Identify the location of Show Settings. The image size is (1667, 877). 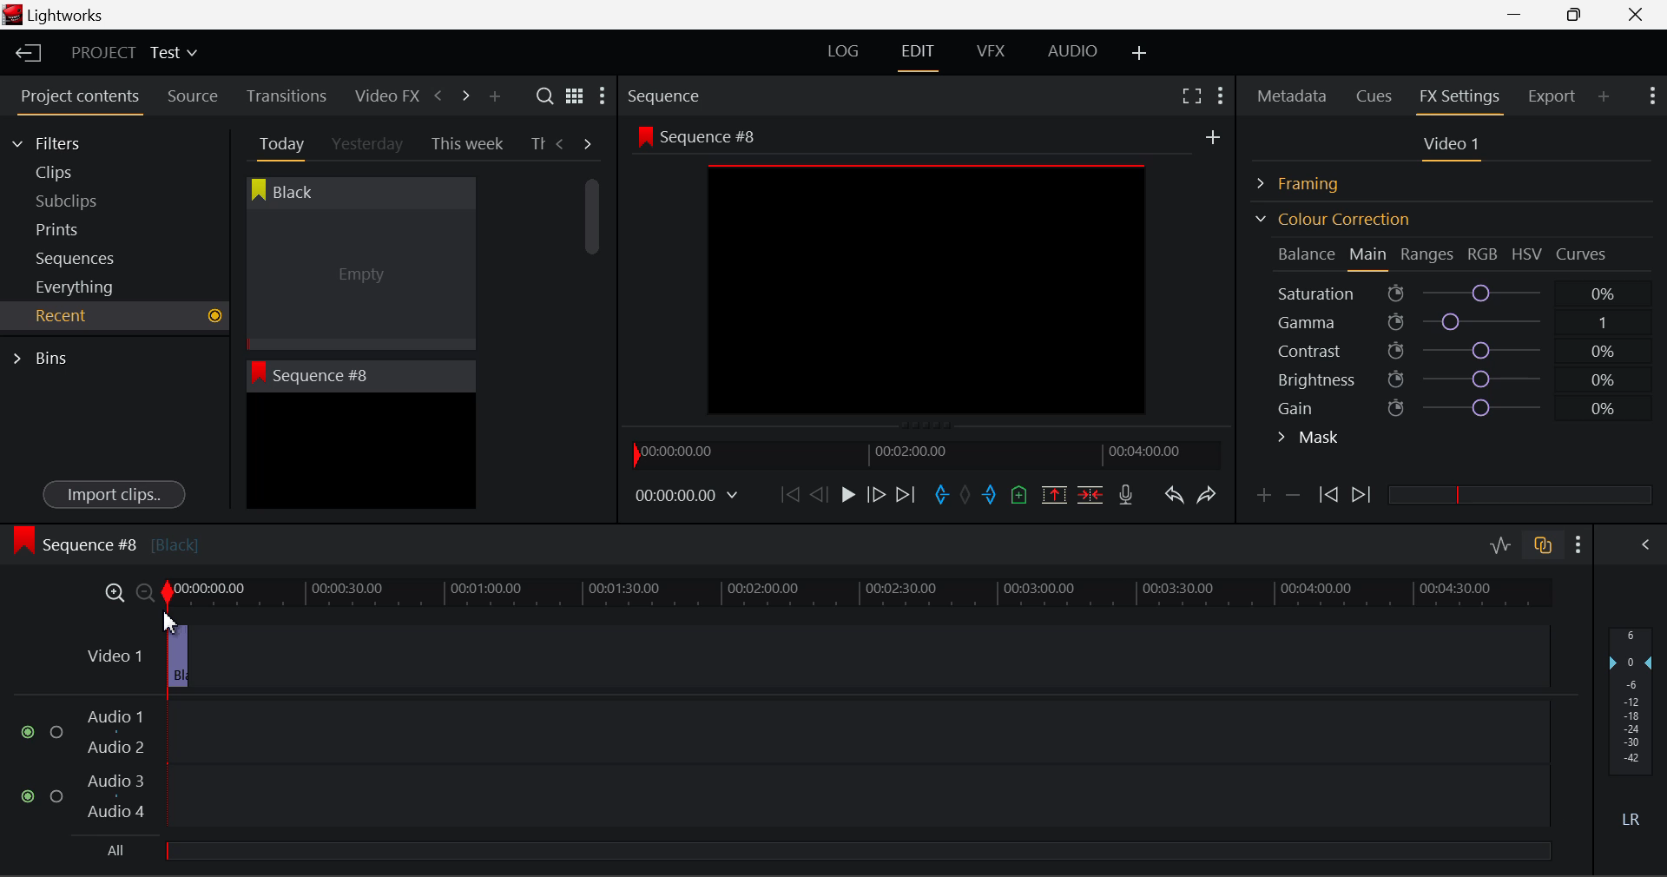
(1651, 94).